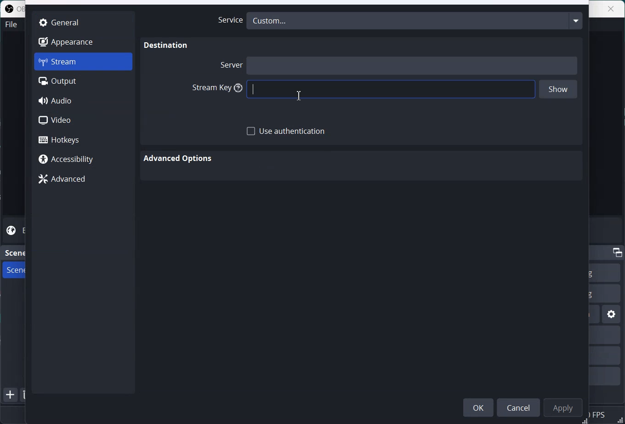  Describe the element at coordinates (286, 132) in the screenshot. I see `Use Authentication` at that location.